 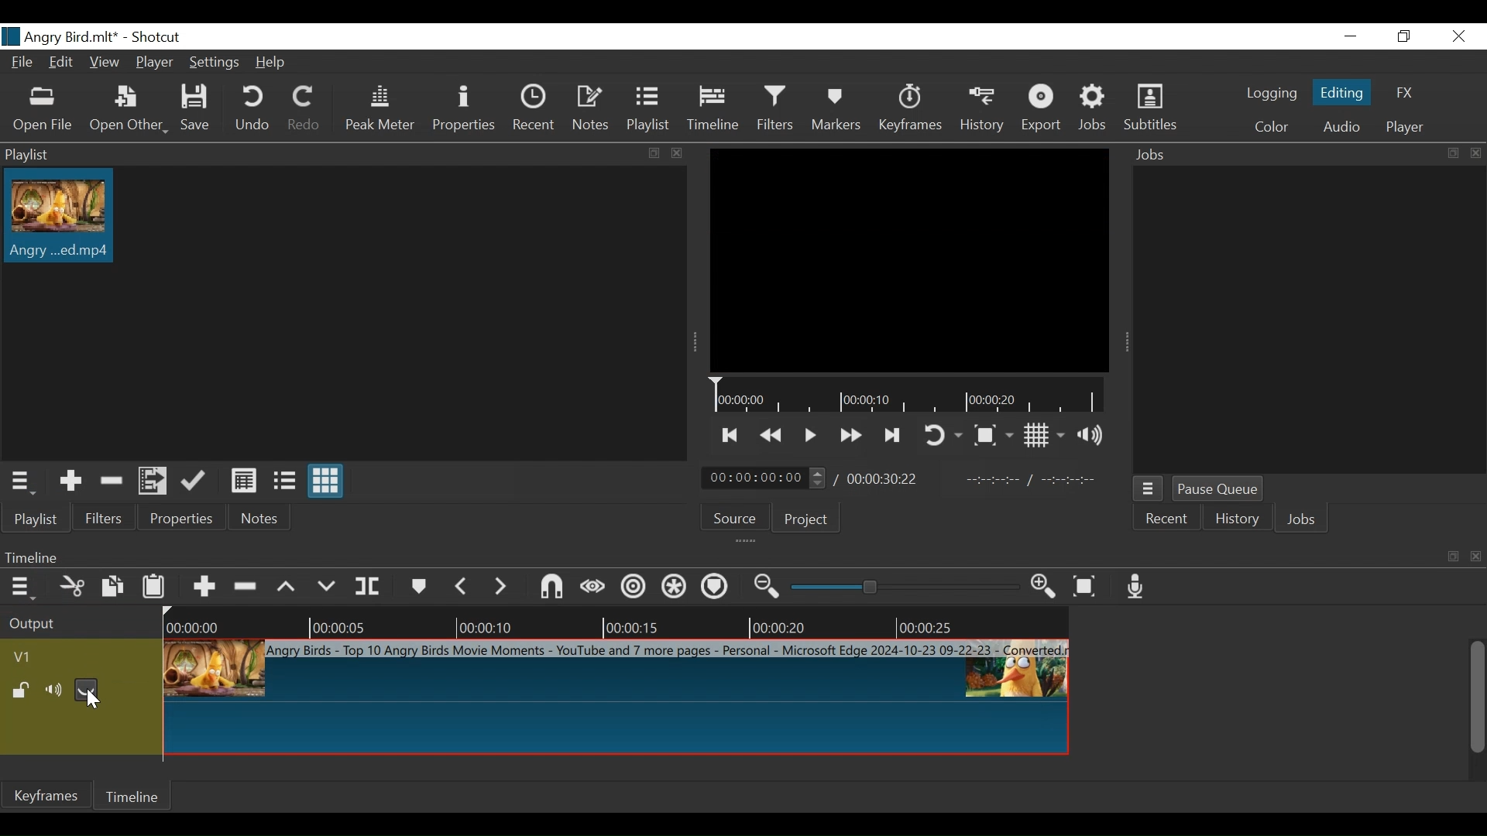 I want to click on Restore, so click(x=1403, y=37).